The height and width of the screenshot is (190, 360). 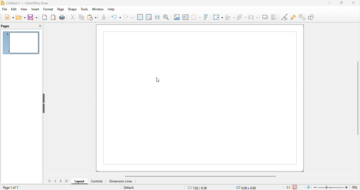 I want to click on cursor, so click(x=158, y=80).